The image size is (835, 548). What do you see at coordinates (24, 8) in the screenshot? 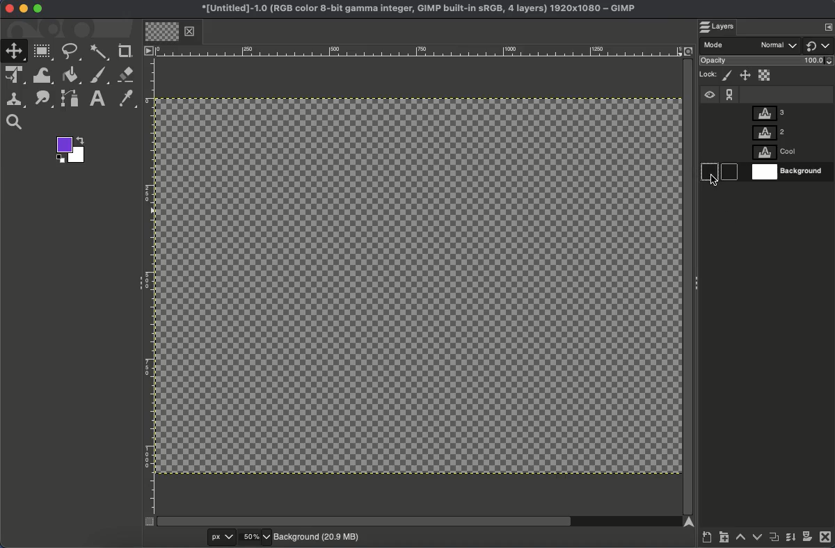
I see `Minimize` at bounding box center [24, 8].